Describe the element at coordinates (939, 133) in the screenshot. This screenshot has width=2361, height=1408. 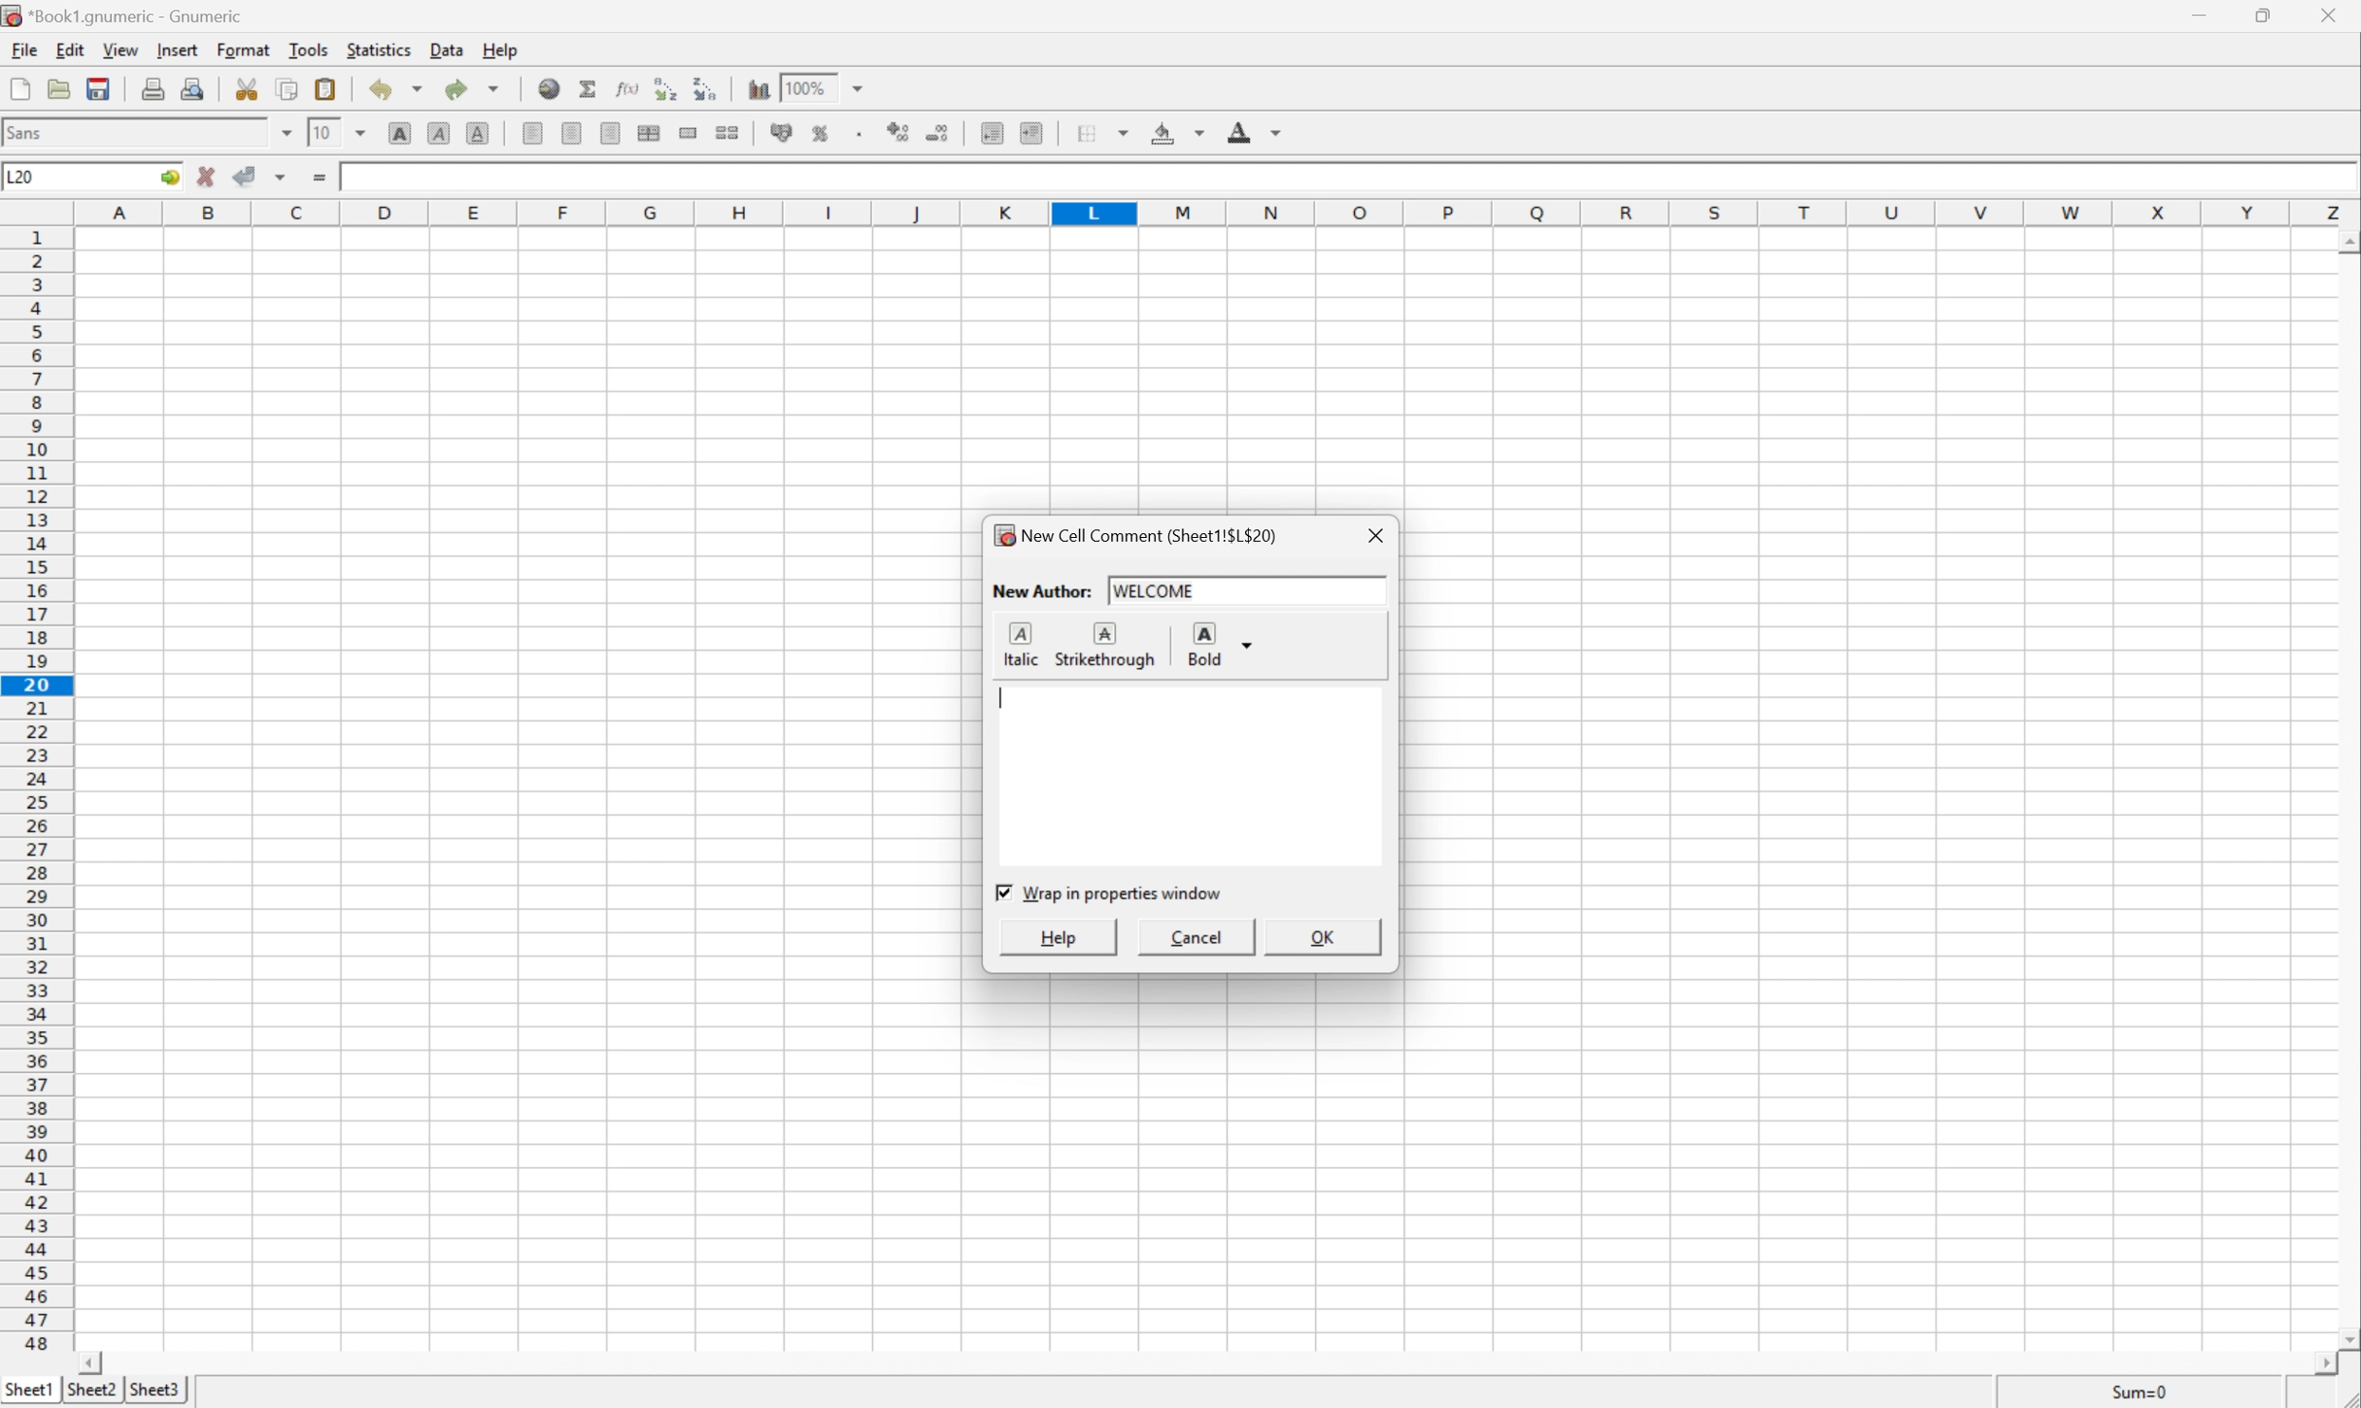
I see `Decrease number of decimals displayed` at that location.